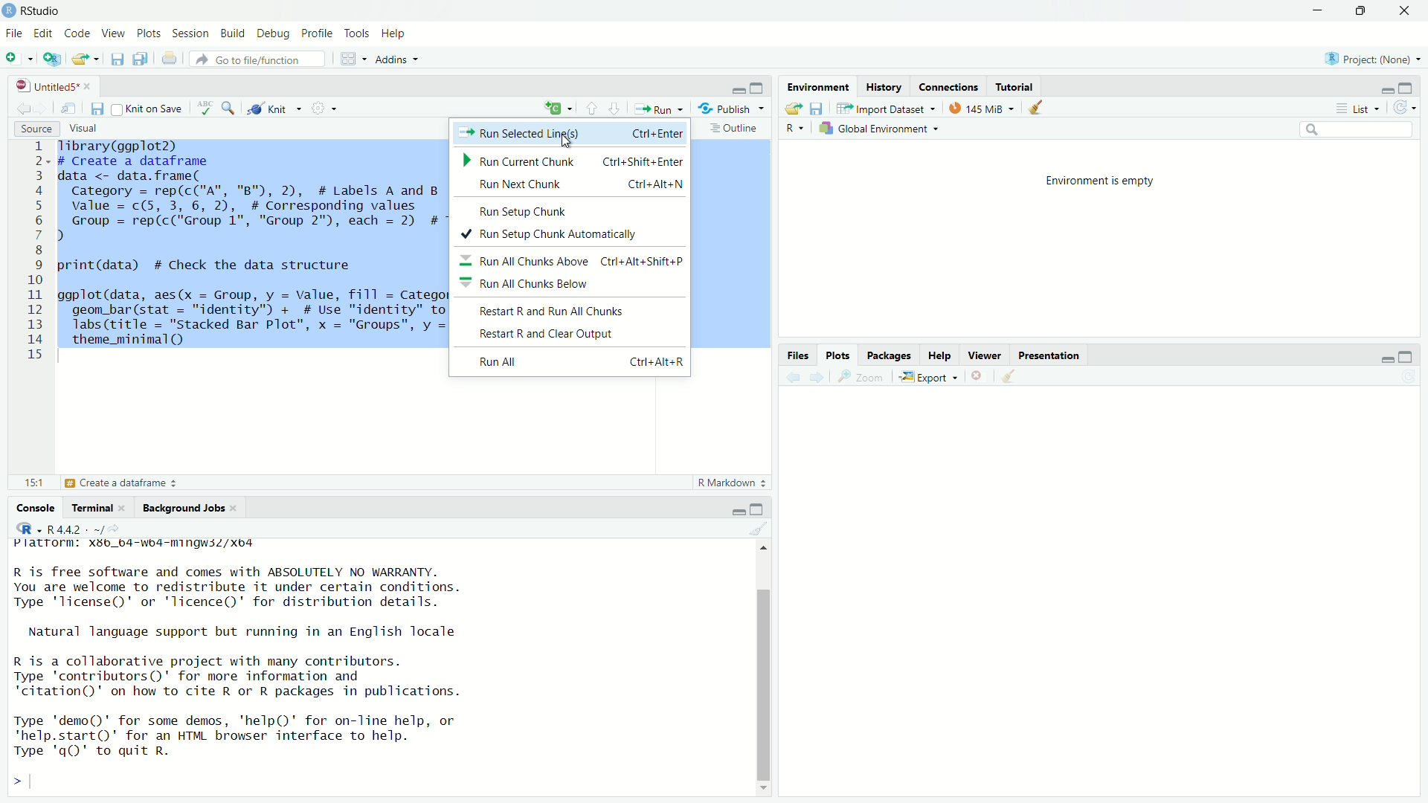 Image resolution: width=1428 pixels, height=803 pixels. I want to click on Plots, so click(149, 32).